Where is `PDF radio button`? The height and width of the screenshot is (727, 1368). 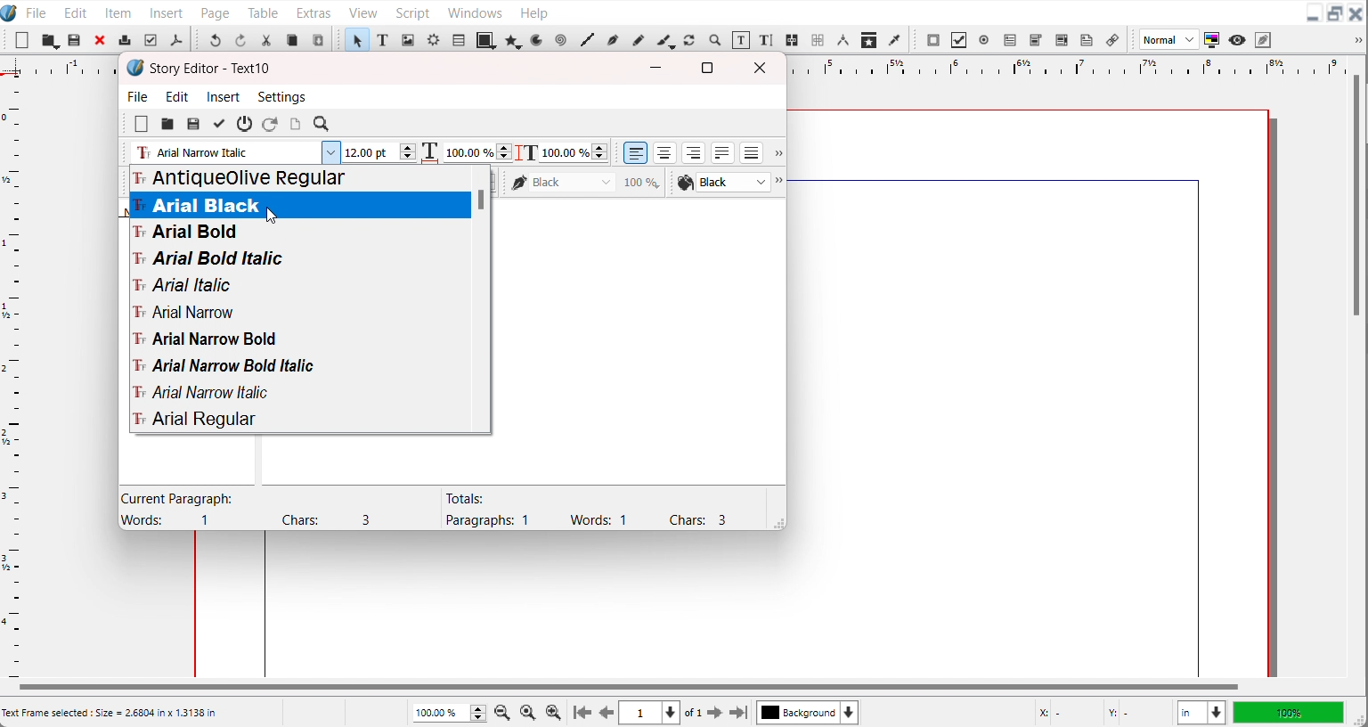 PDF radio button is located at coordinates (983, 40).